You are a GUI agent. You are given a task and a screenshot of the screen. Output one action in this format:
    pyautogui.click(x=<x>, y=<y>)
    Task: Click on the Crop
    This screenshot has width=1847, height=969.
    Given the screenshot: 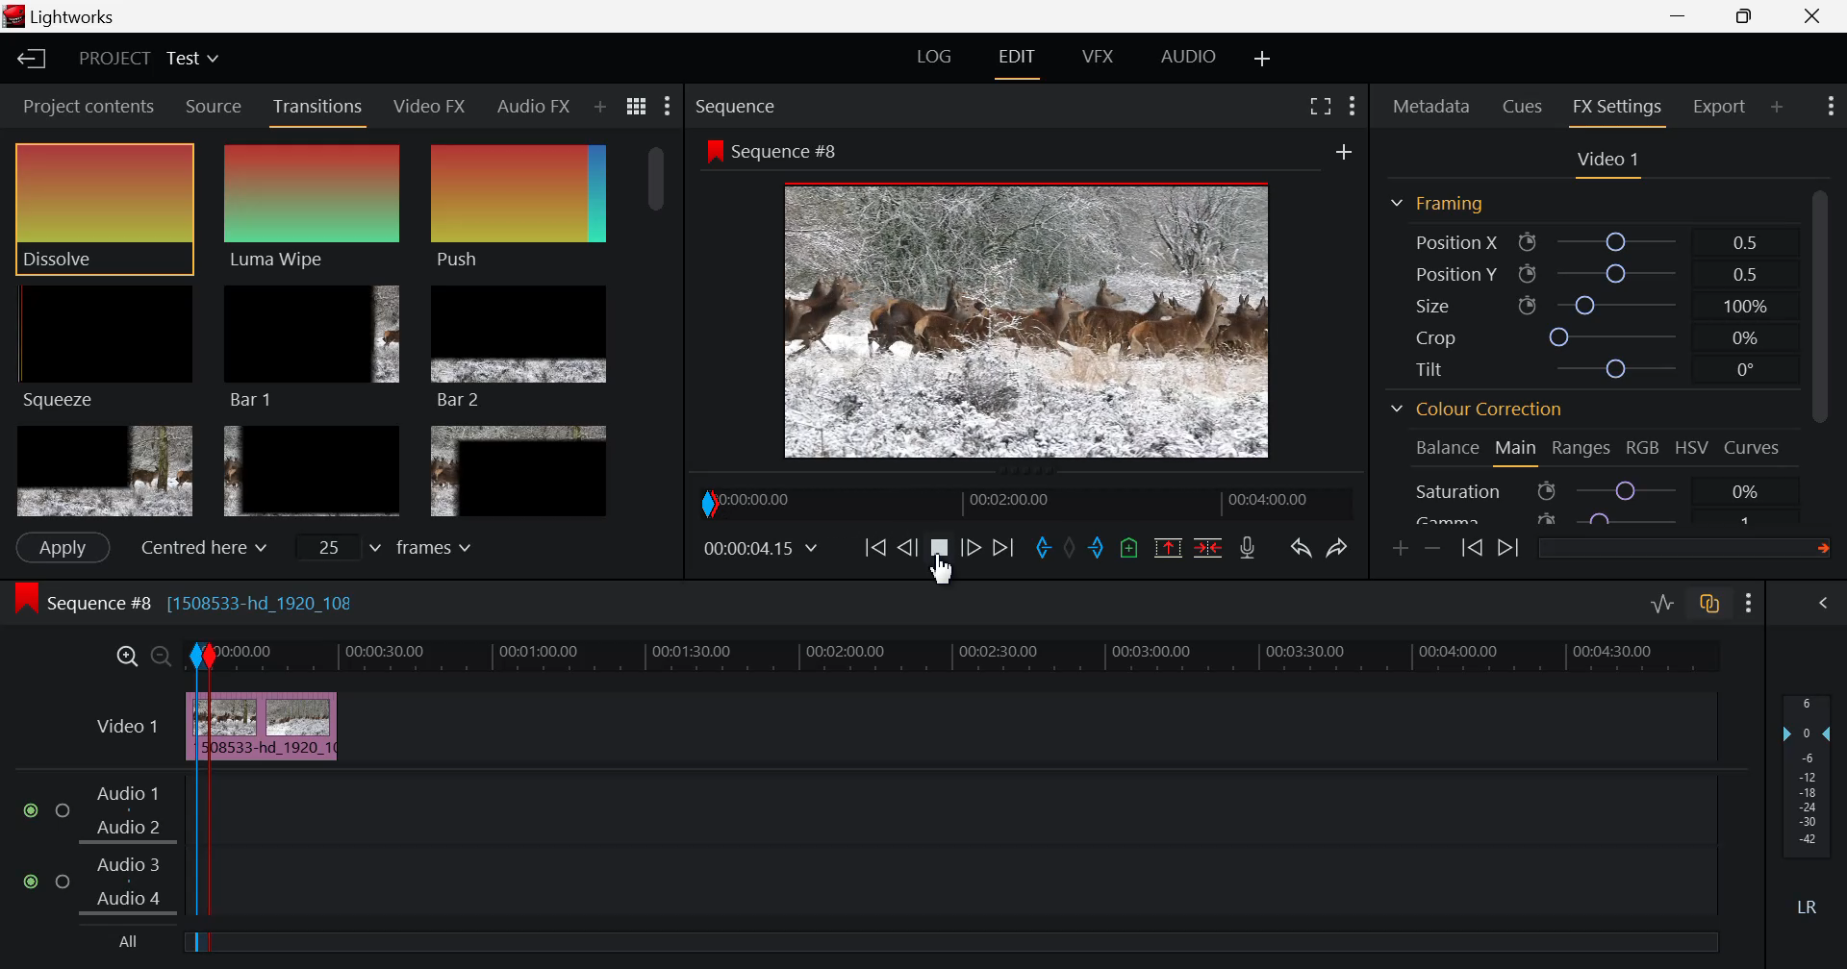 What is the action you would take?
    pyautogui.click(x=1588, y=336)
    